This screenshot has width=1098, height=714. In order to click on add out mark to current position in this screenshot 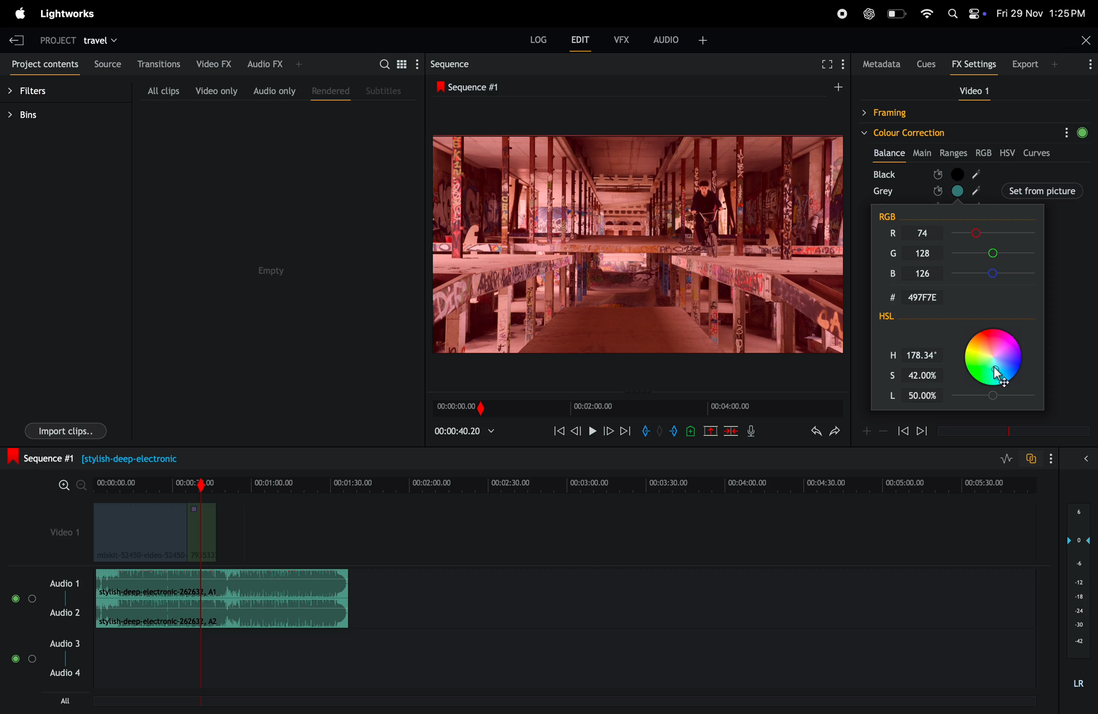, I will do `click(674, 432)`.